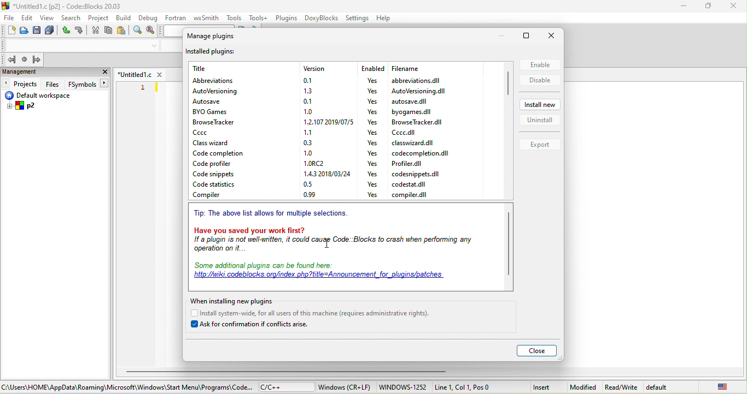 The width and height of the screenshot is (747, 394). Describe the element at coordinates (369, 81) in the screenshot. I see `Yes` at that location.